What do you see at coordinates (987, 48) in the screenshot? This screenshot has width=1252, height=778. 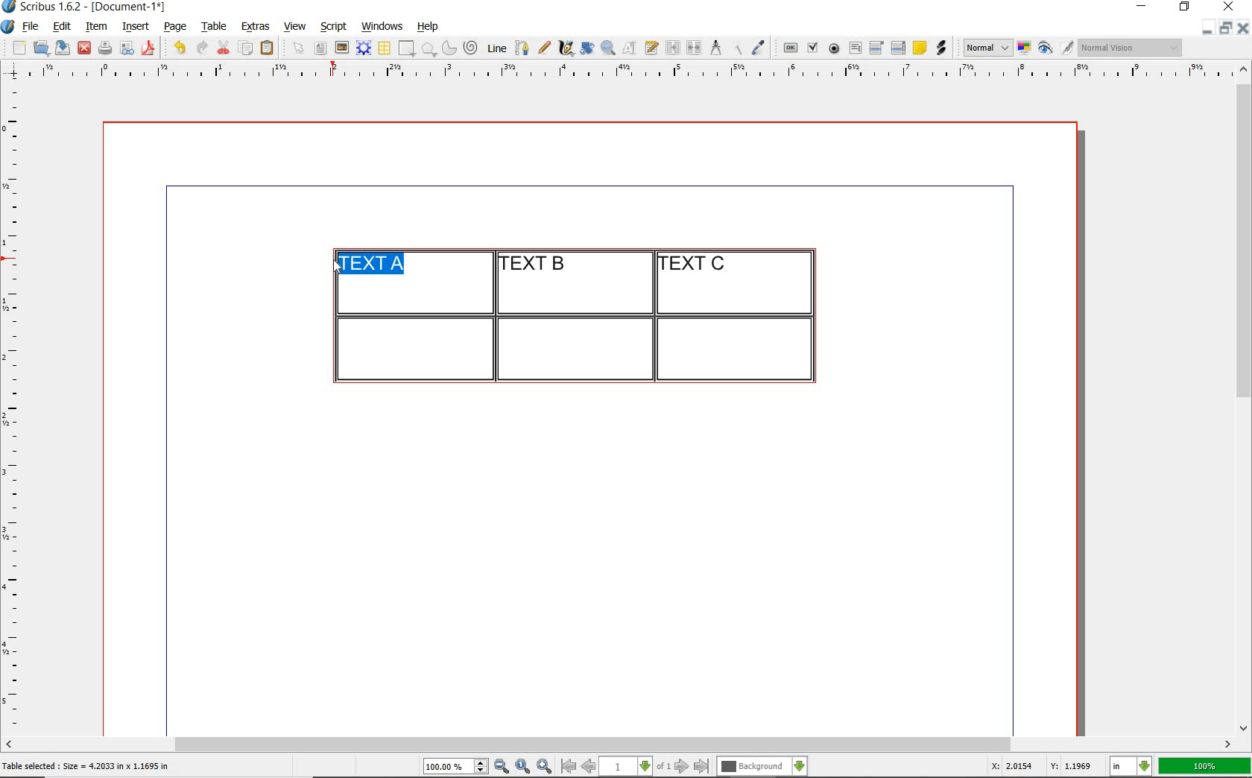 I see `select image preview mode` at bounding box center [987, 48].